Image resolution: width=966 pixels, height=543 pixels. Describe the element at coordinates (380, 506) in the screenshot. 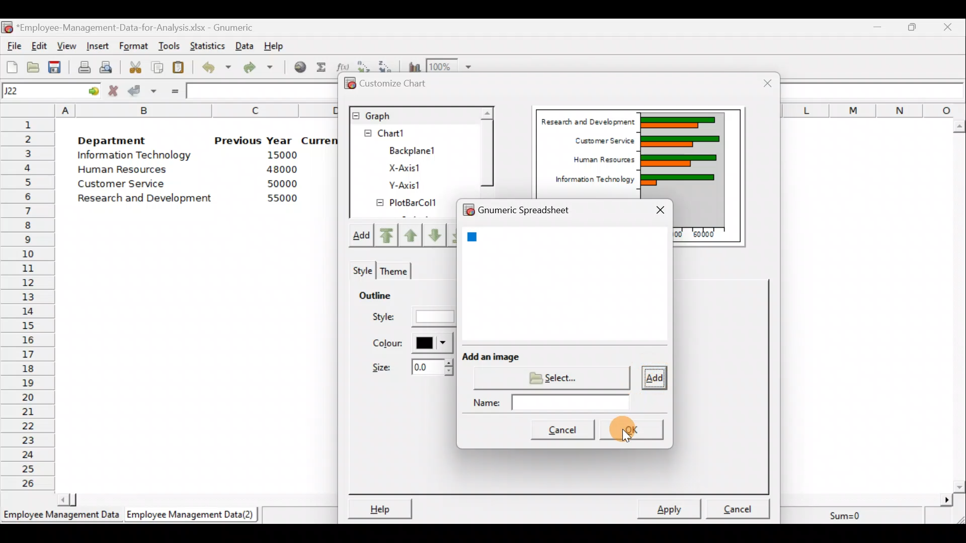

I see `Help` at that location.